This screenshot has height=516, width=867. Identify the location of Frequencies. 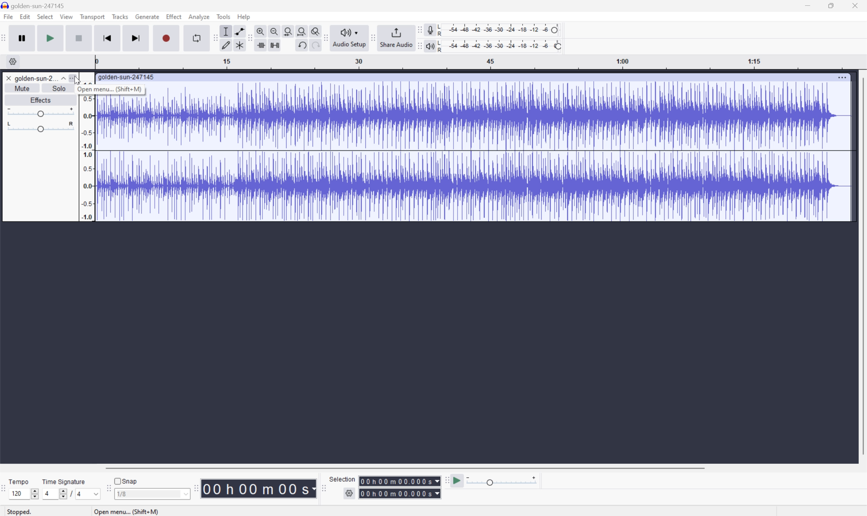
(89, 158).